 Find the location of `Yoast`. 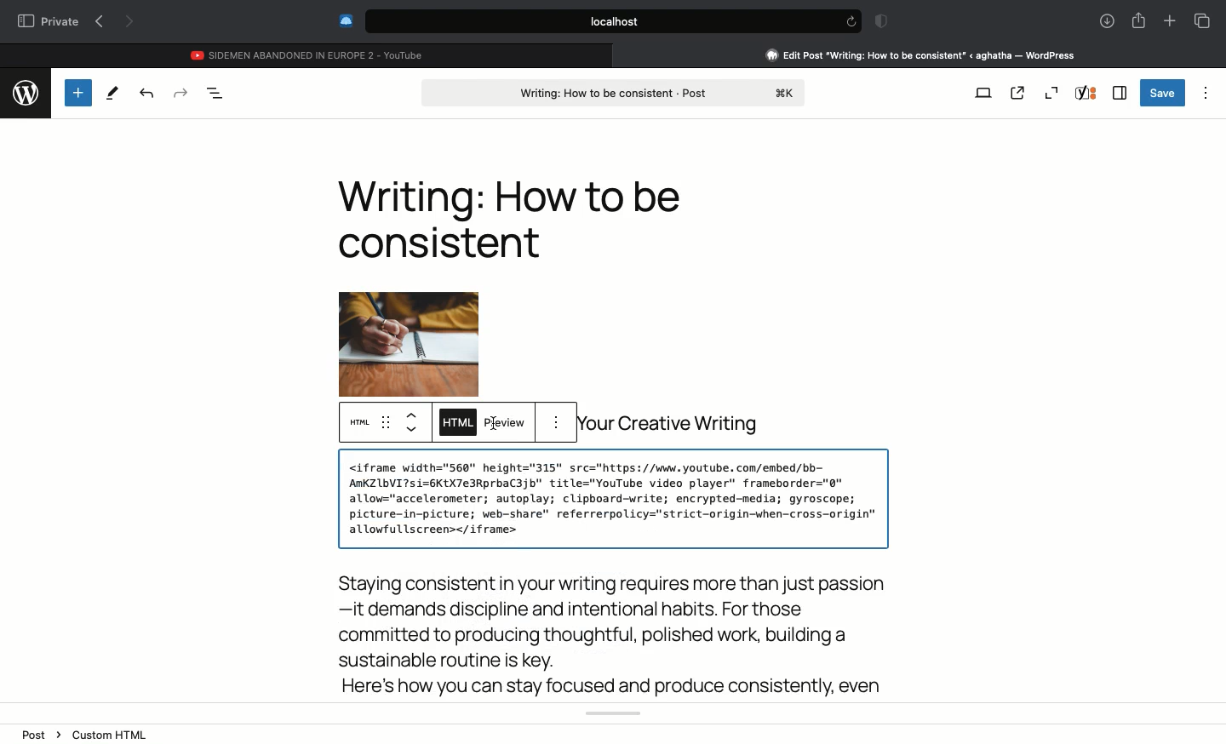

Yoast is located at coordinates (1086, 93).